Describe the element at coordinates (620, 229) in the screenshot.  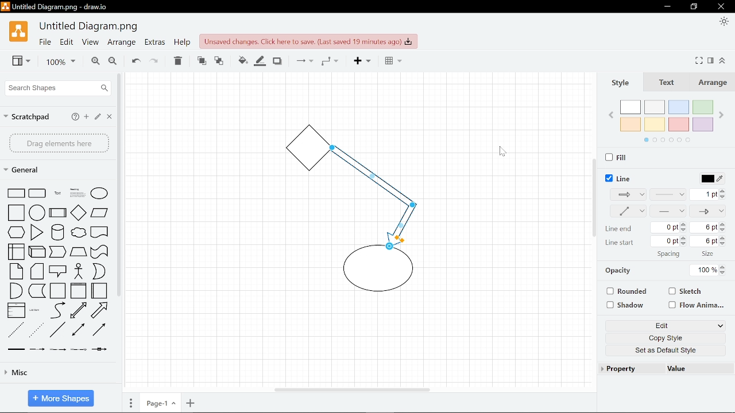
I see `Line end` at that location.